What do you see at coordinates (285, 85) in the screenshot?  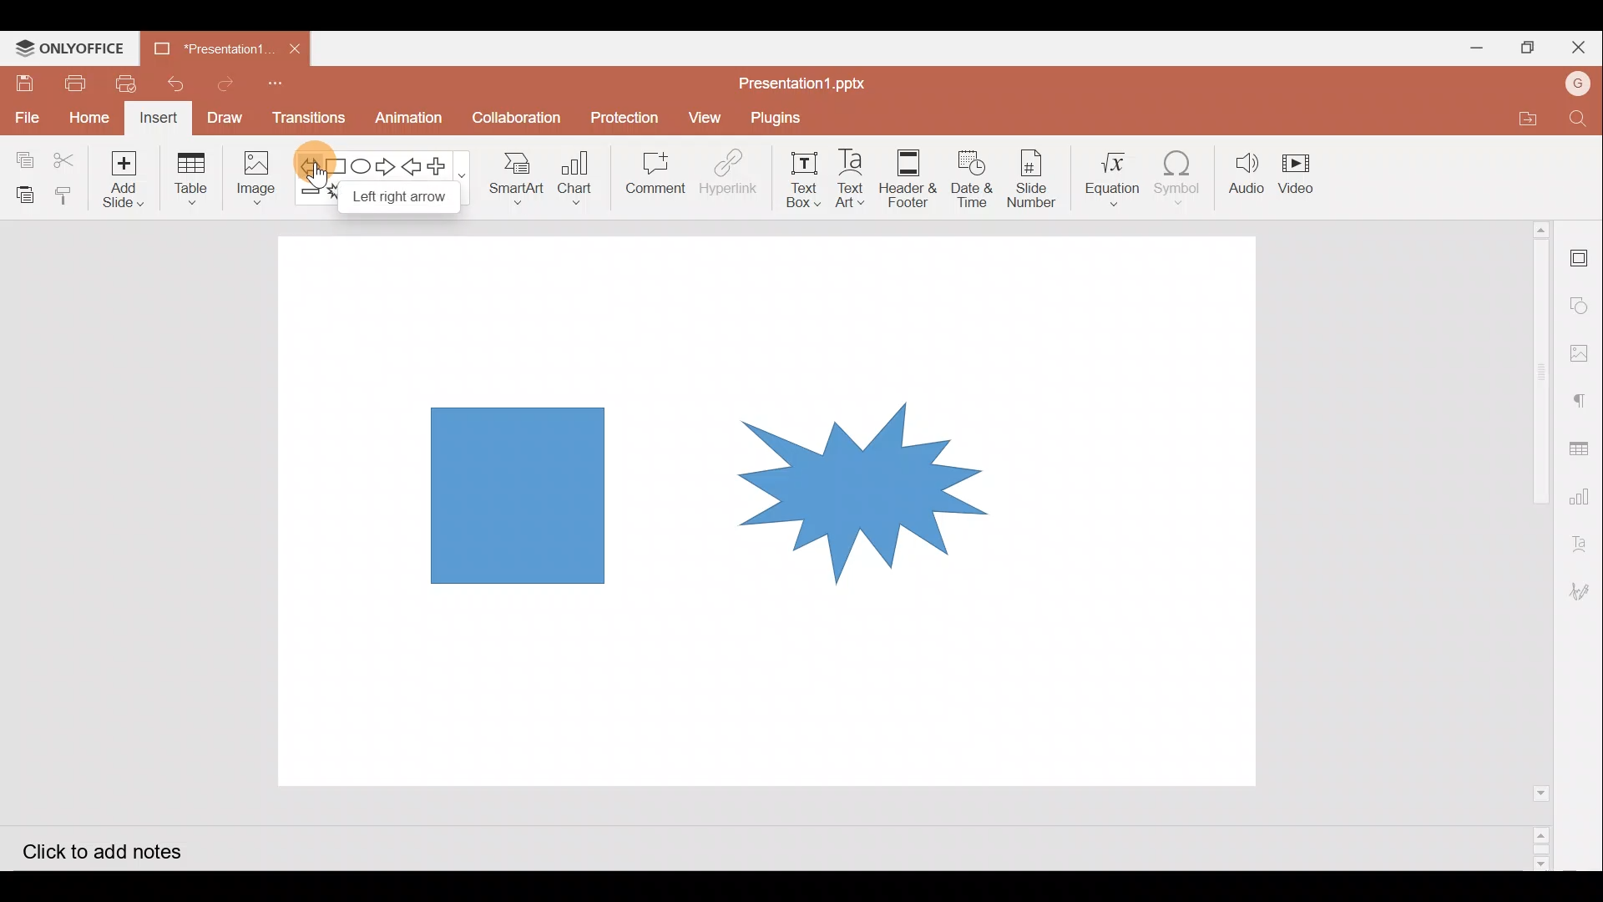 I see `Customize quick access toolbar` at bounding box center [285, 85].